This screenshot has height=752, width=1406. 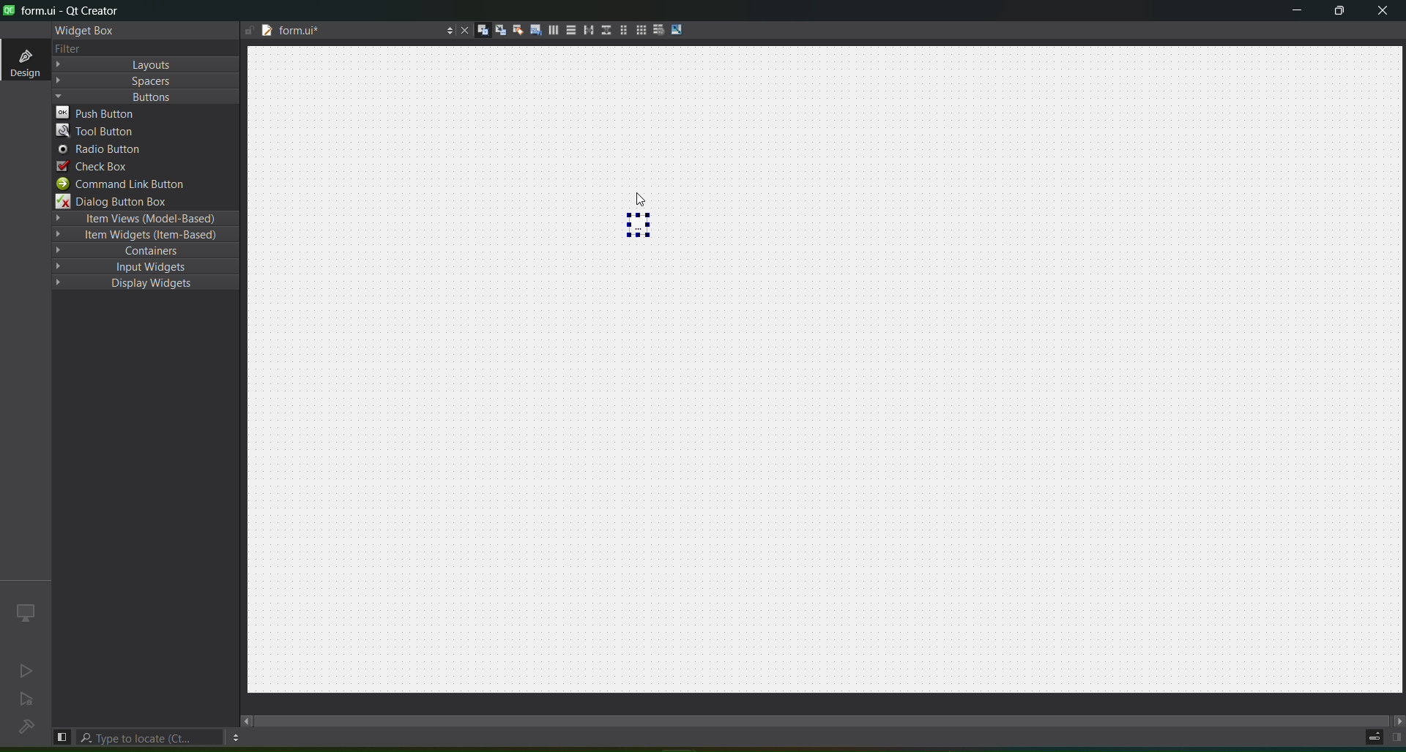 What do you see at coordinates (552, 30) in the screenshot?
I see `layout horizontally` at bounding box center [552, 30].